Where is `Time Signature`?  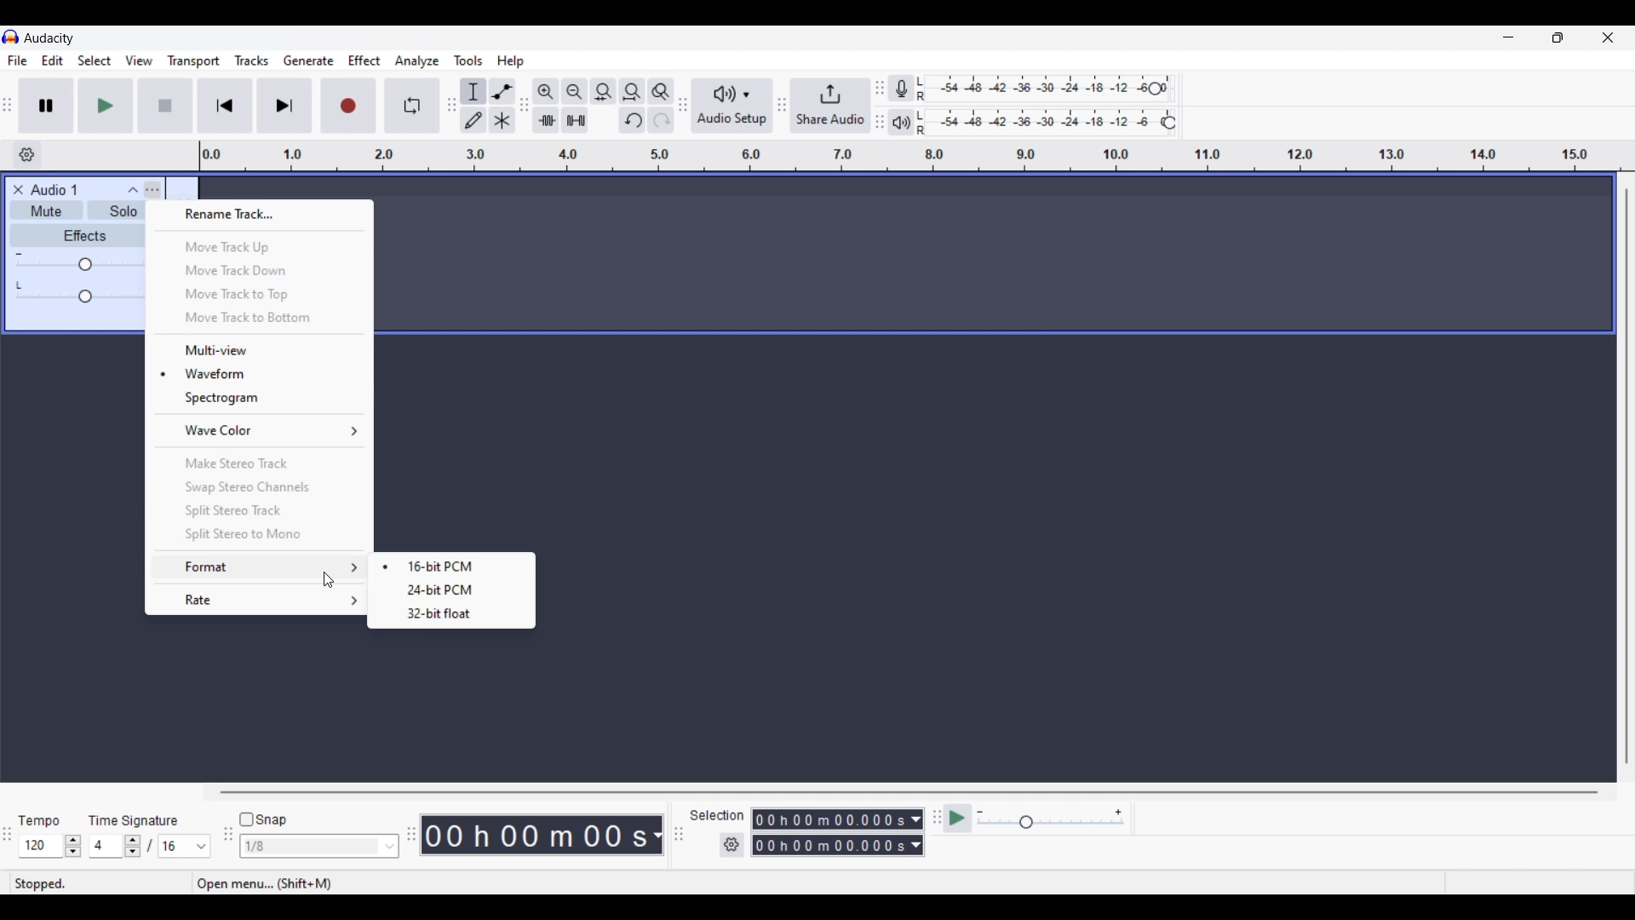 Time Signature is located at coordinates (136, 819).